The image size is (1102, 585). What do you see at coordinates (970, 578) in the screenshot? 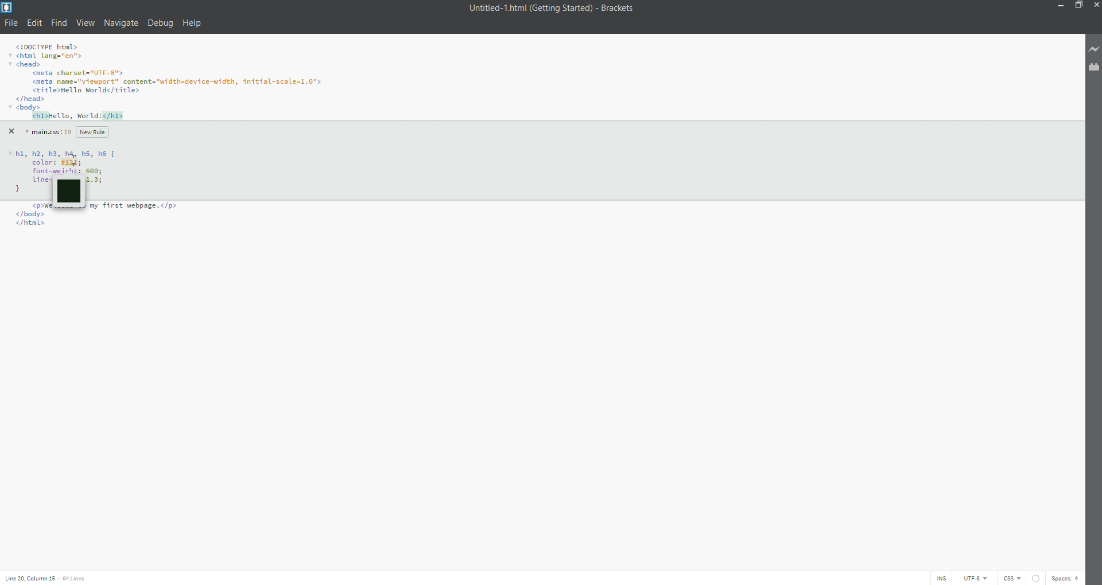
I see `utf-8` at bounding box center [970, 578].